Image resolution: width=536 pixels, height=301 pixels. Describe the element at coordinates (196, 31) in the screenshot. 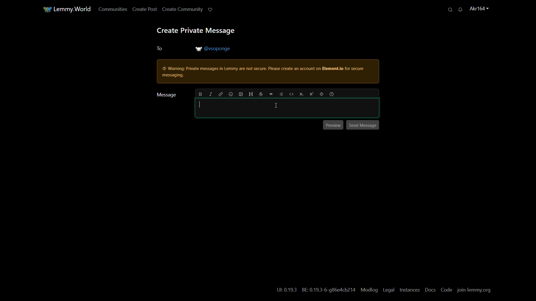

I see `create private message` at that location.